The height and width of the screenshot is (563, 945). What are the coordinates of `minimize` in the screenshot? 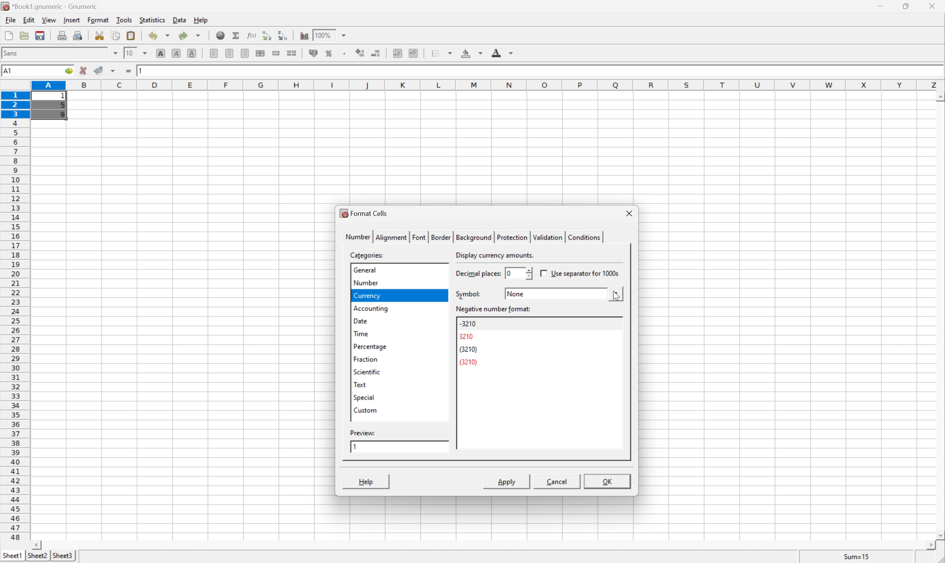 It's located at (882, 5).